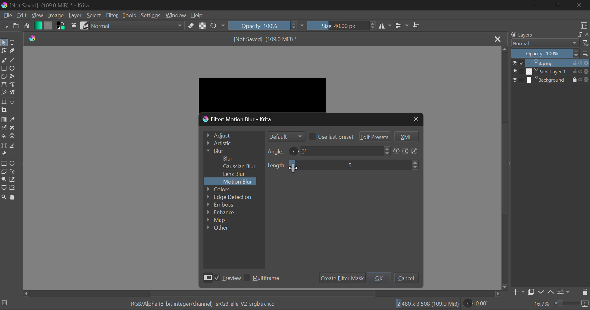 The image size is (590, 310). Describe the element at coordinates (349, 165) in the screenshot. I see `5` at that location.